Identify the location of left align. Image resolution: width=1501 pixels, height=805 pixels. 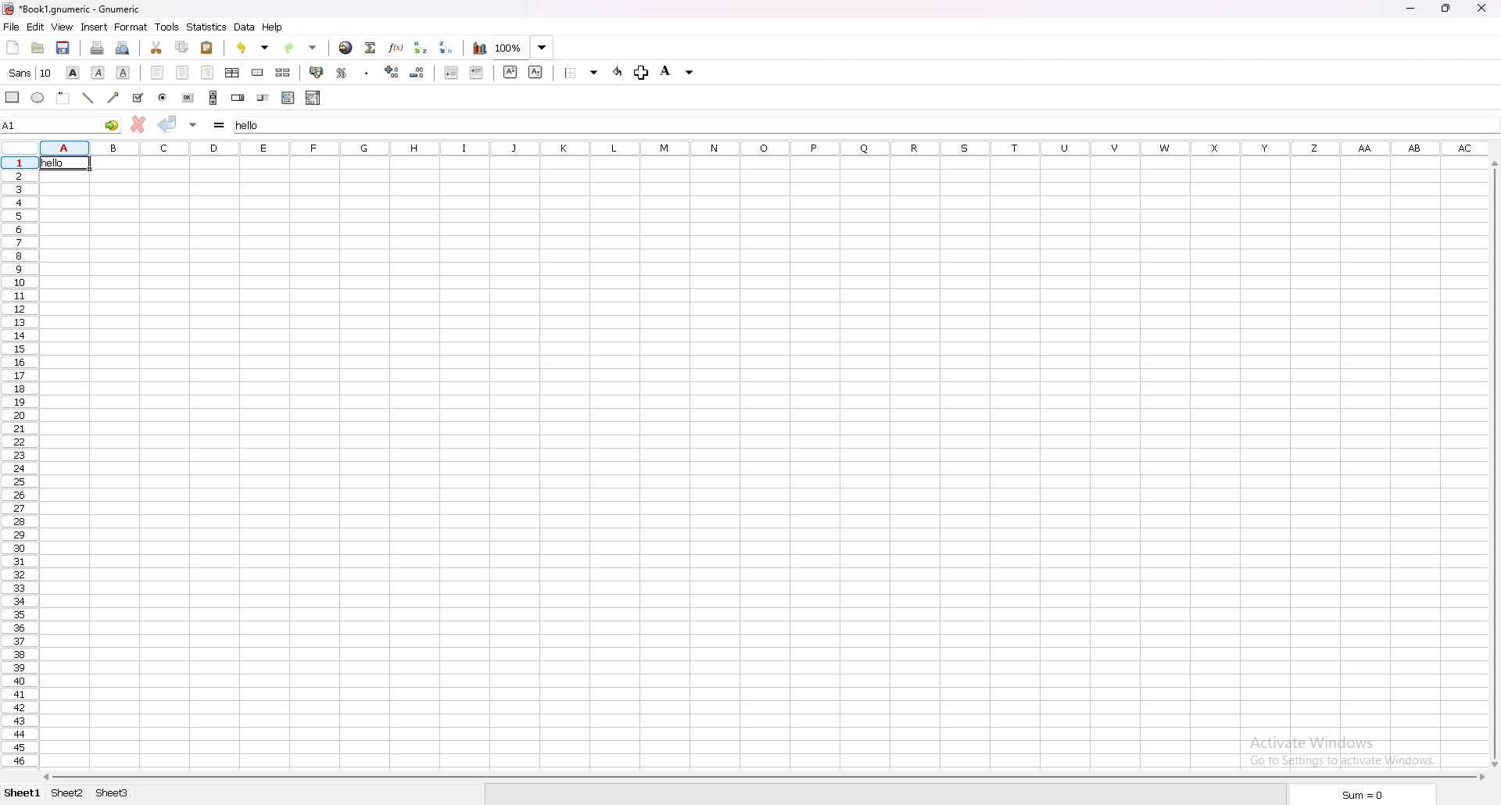
(159, 72).